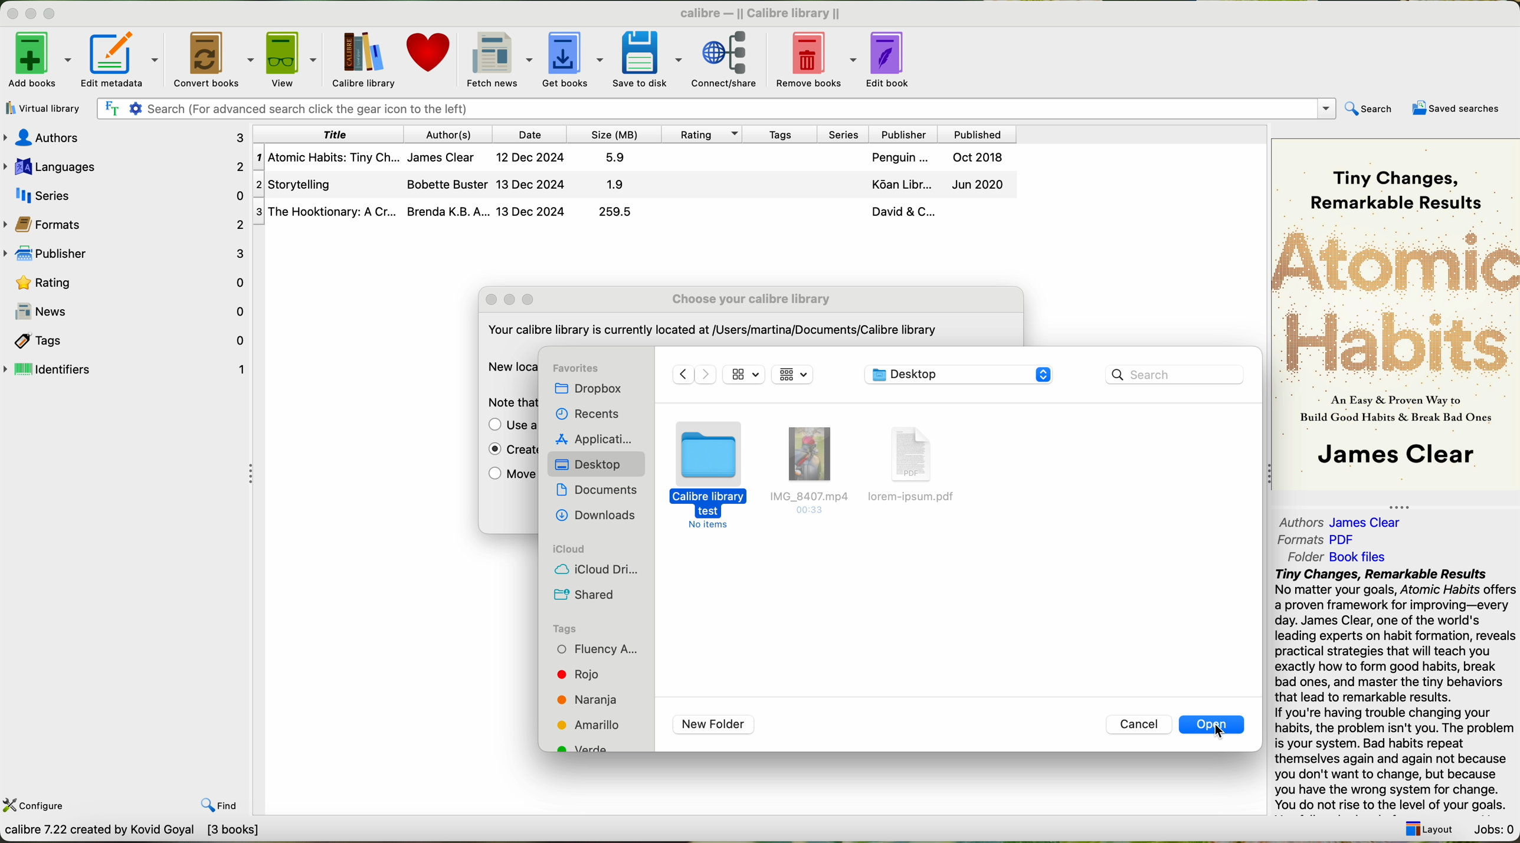 This screenshot has height=843, width=1520. What do you see at coordinates (840, 133) in the screenshot?
I see `series` at bounding box center [840, 133].